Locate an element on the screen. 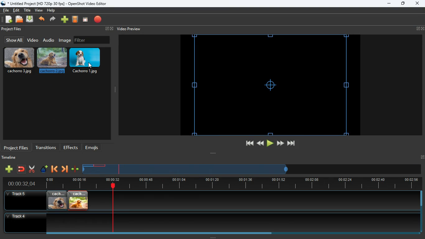  project files is located at coordinates (16, 147).